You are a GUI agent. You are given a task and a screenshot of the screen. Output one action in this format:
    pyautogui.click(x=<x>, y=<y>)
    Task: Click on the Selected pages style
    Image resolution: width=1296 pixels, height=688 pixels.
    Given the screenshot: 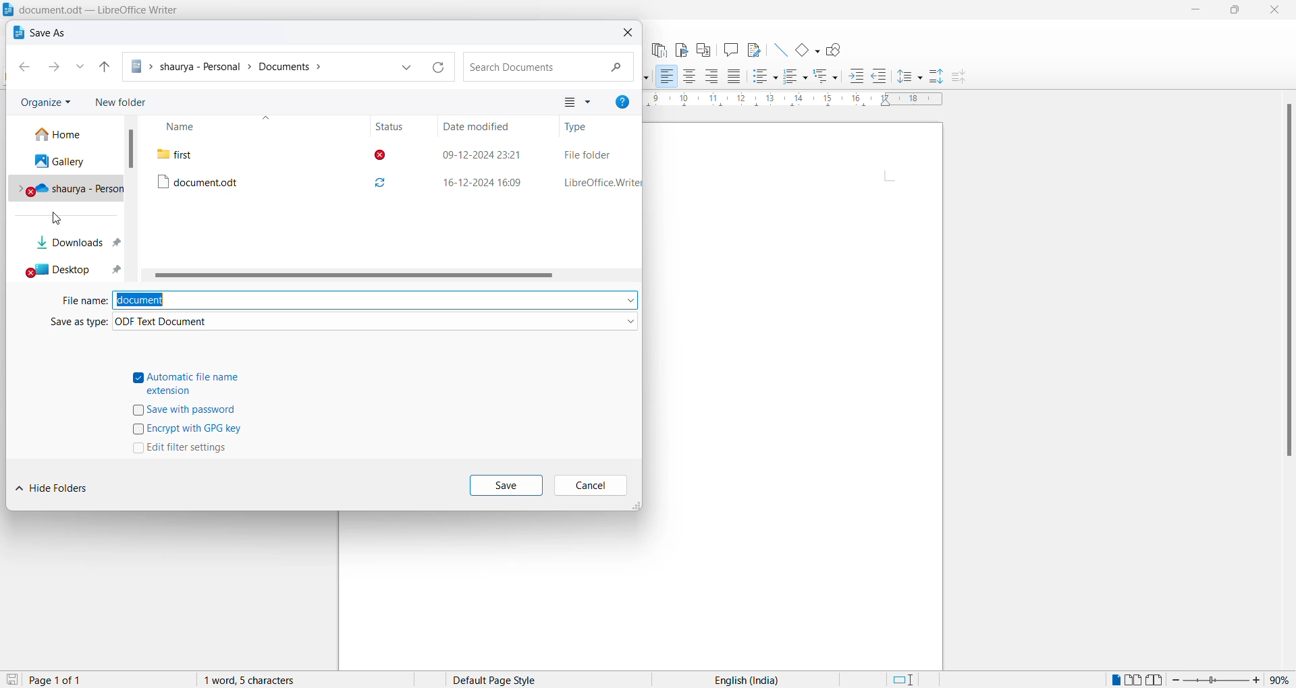 What is the action you would take?
    pyautogui.click(x=506, y=680)
    